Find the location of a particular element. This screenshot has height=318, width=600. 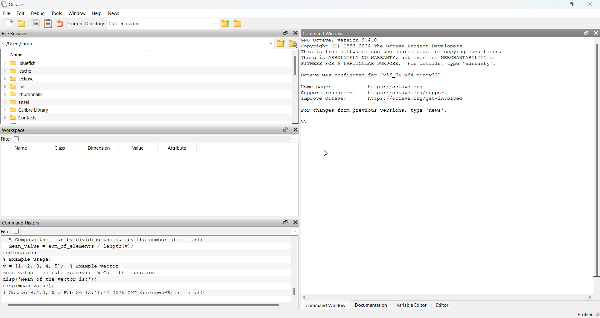

close is located at coordinates (590, 4).